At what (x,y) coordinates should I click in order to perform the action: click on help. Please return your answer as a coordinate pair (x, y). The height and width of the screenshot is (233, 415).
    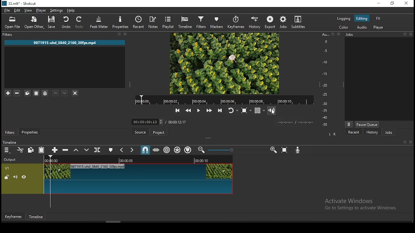
    Looking at the image, I should click on (72, 10).